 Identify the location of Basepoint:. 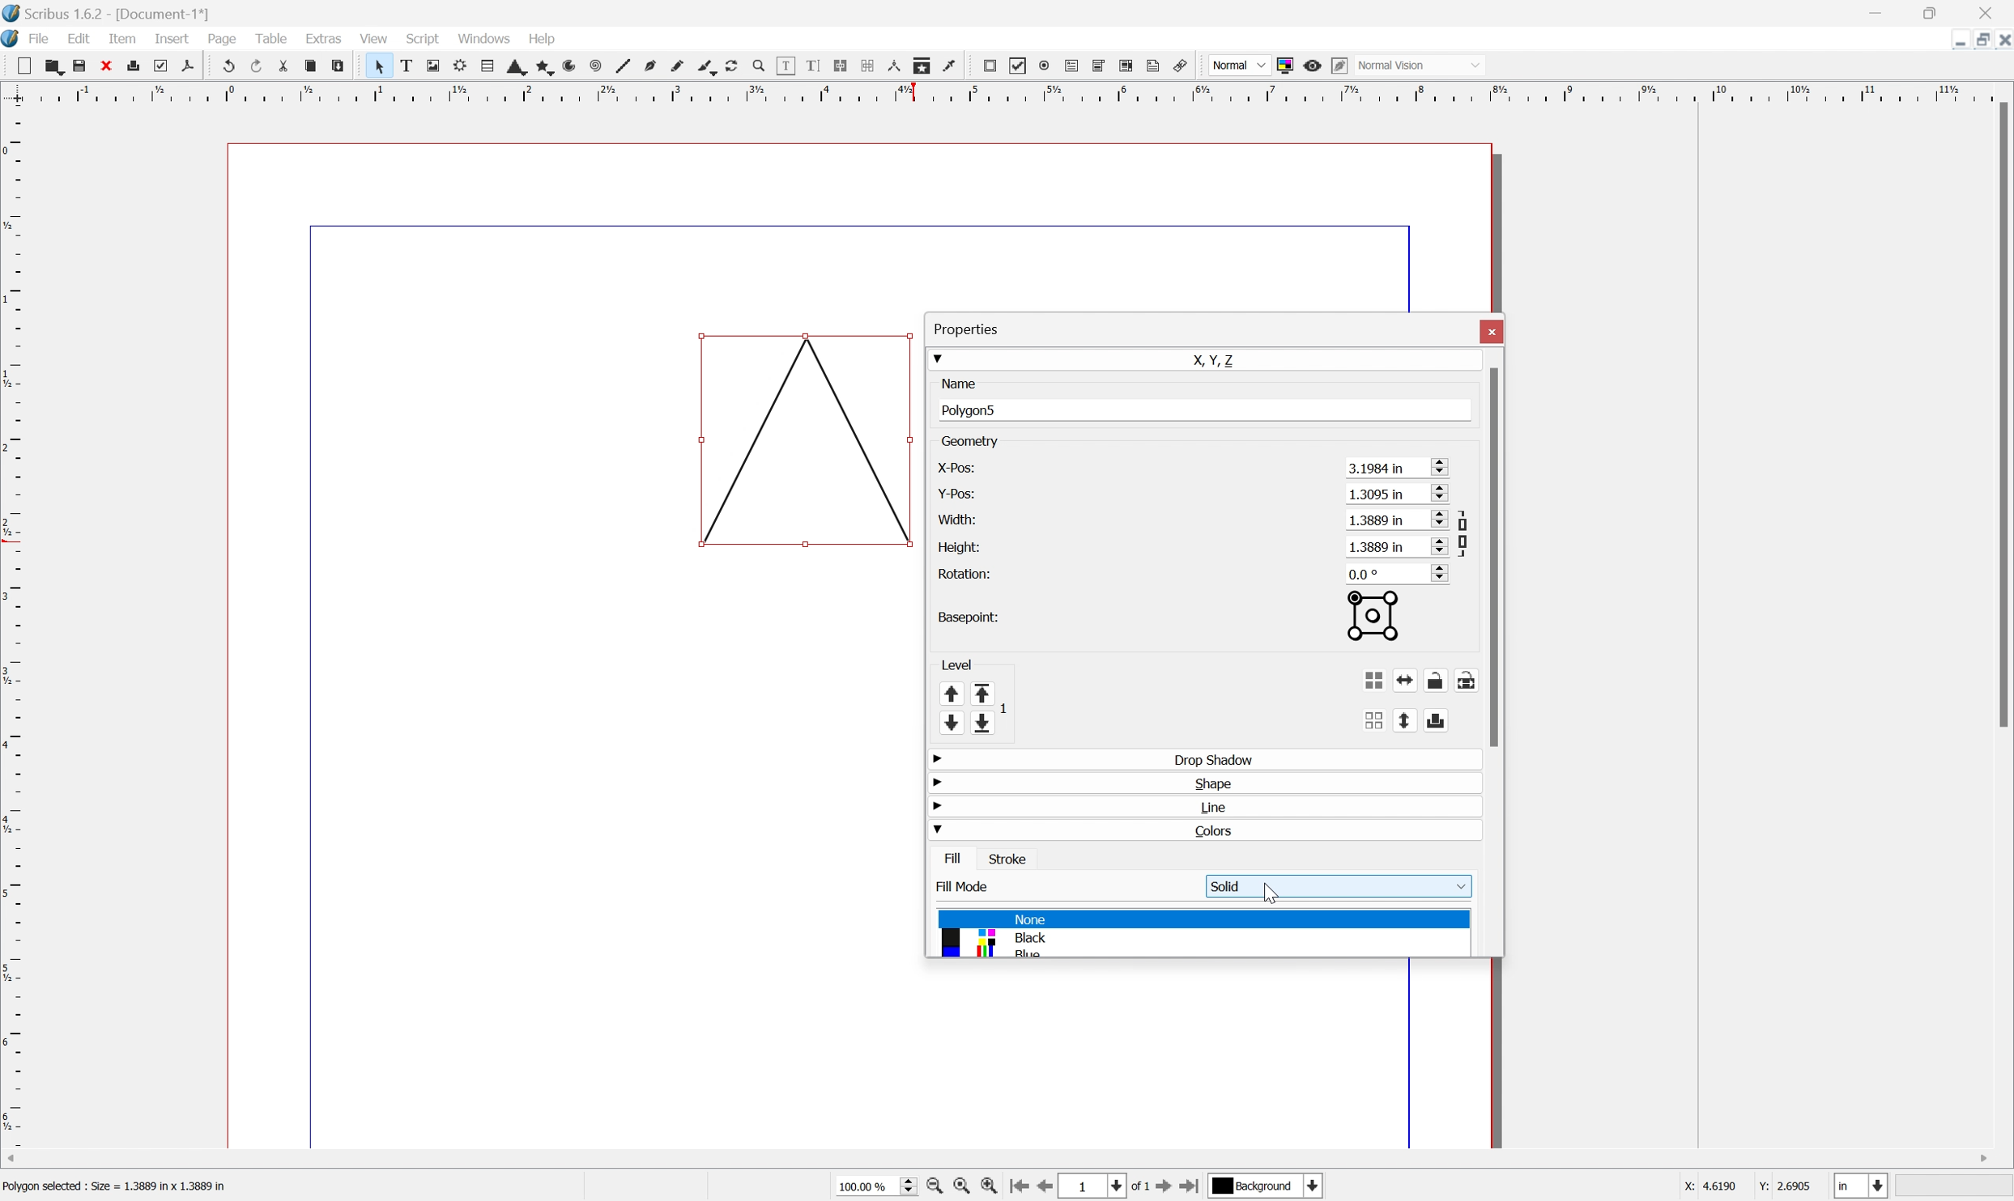
(965, 616).